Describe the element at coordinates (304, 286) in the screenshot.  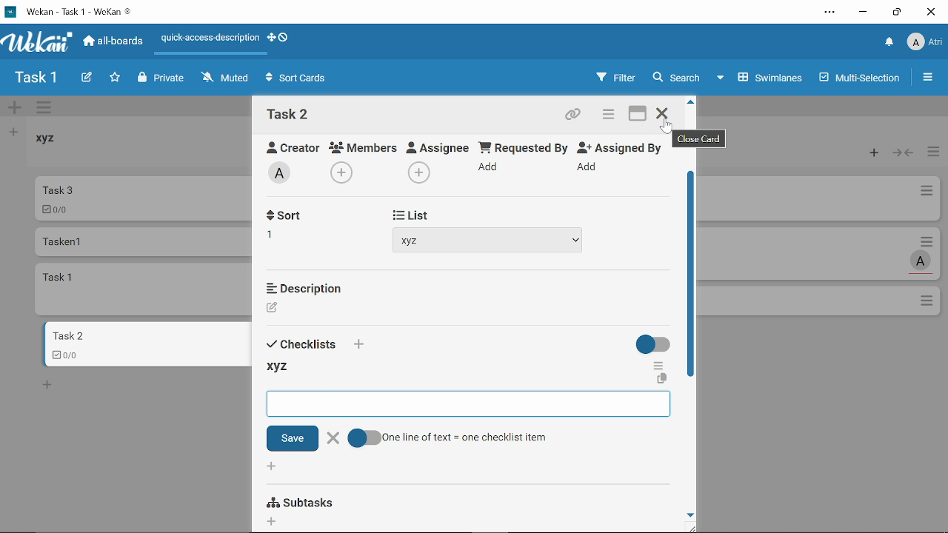
I see `Description` at that location.